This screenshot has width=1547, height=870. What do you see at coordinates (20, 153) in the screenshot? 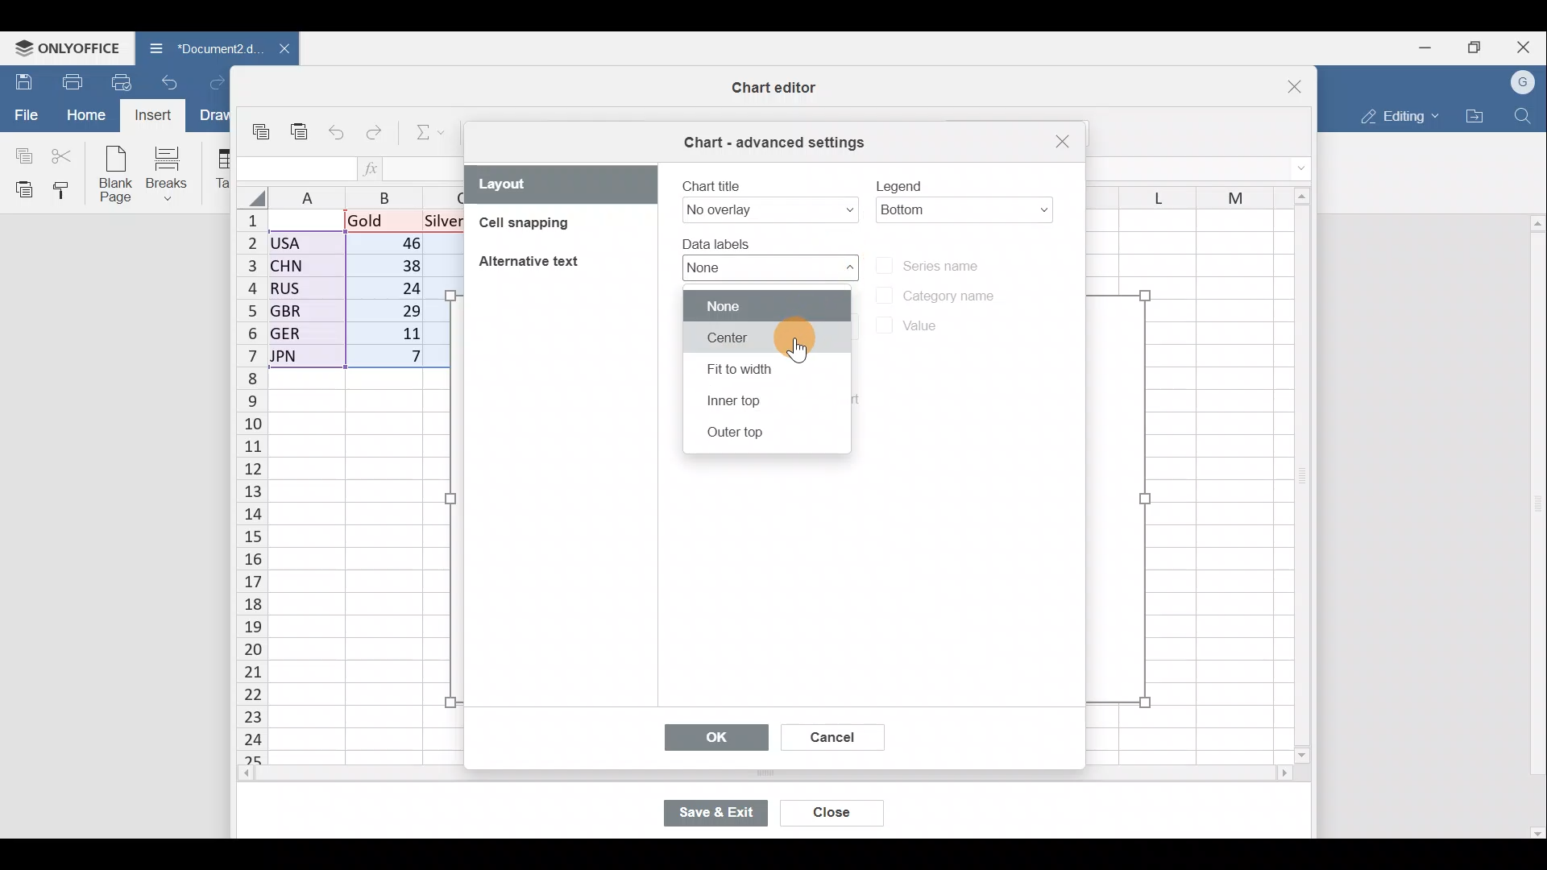
I see `Copy` at bounding box center [20, 153].